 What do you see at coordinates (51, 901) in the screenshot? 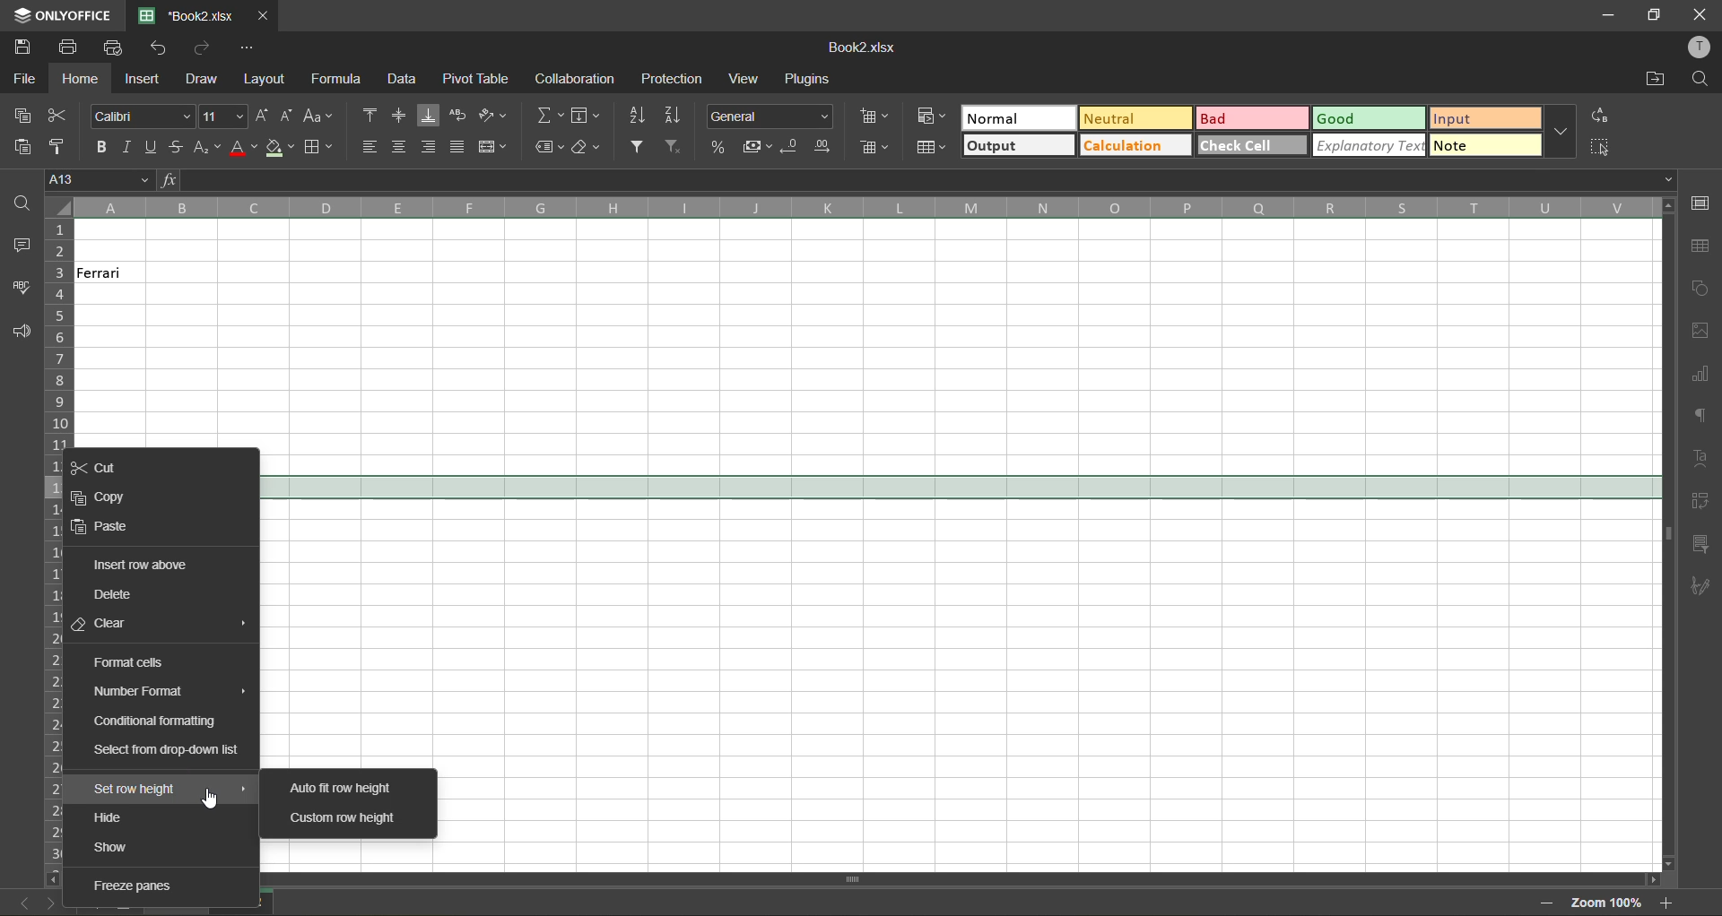
I see `next` at bounding box center [51, 901].